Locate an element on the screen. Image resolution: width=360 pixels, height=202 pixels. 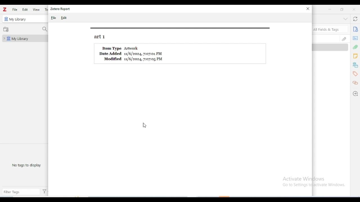
logo is located at coordinates (5, 10).